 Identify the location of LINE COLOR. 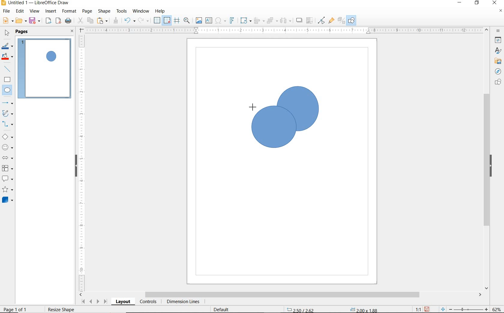
(7, 46).